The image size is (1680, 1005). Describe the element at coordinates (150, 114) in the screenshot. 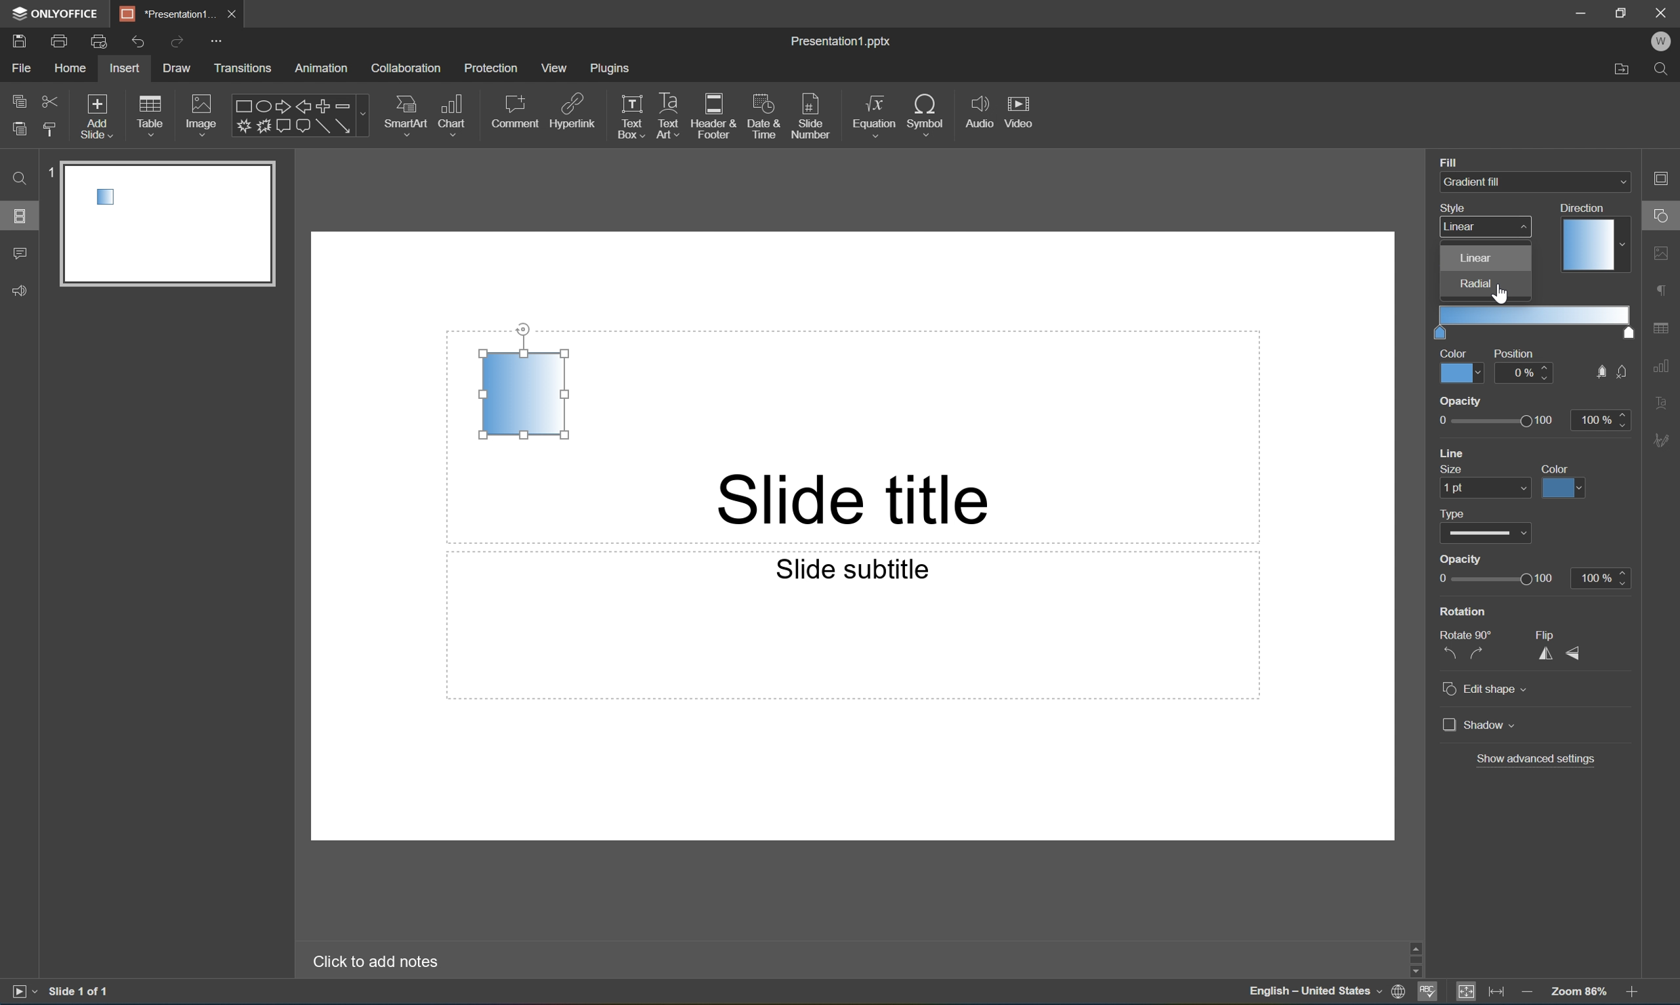

I see `Table` at that location.